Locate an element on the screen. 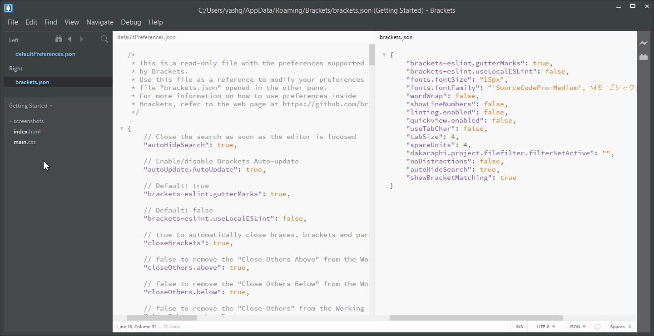 This screenshot has height=336, width=654. Split the editor vertically or Horizontally is located at coordinates (93, 39).